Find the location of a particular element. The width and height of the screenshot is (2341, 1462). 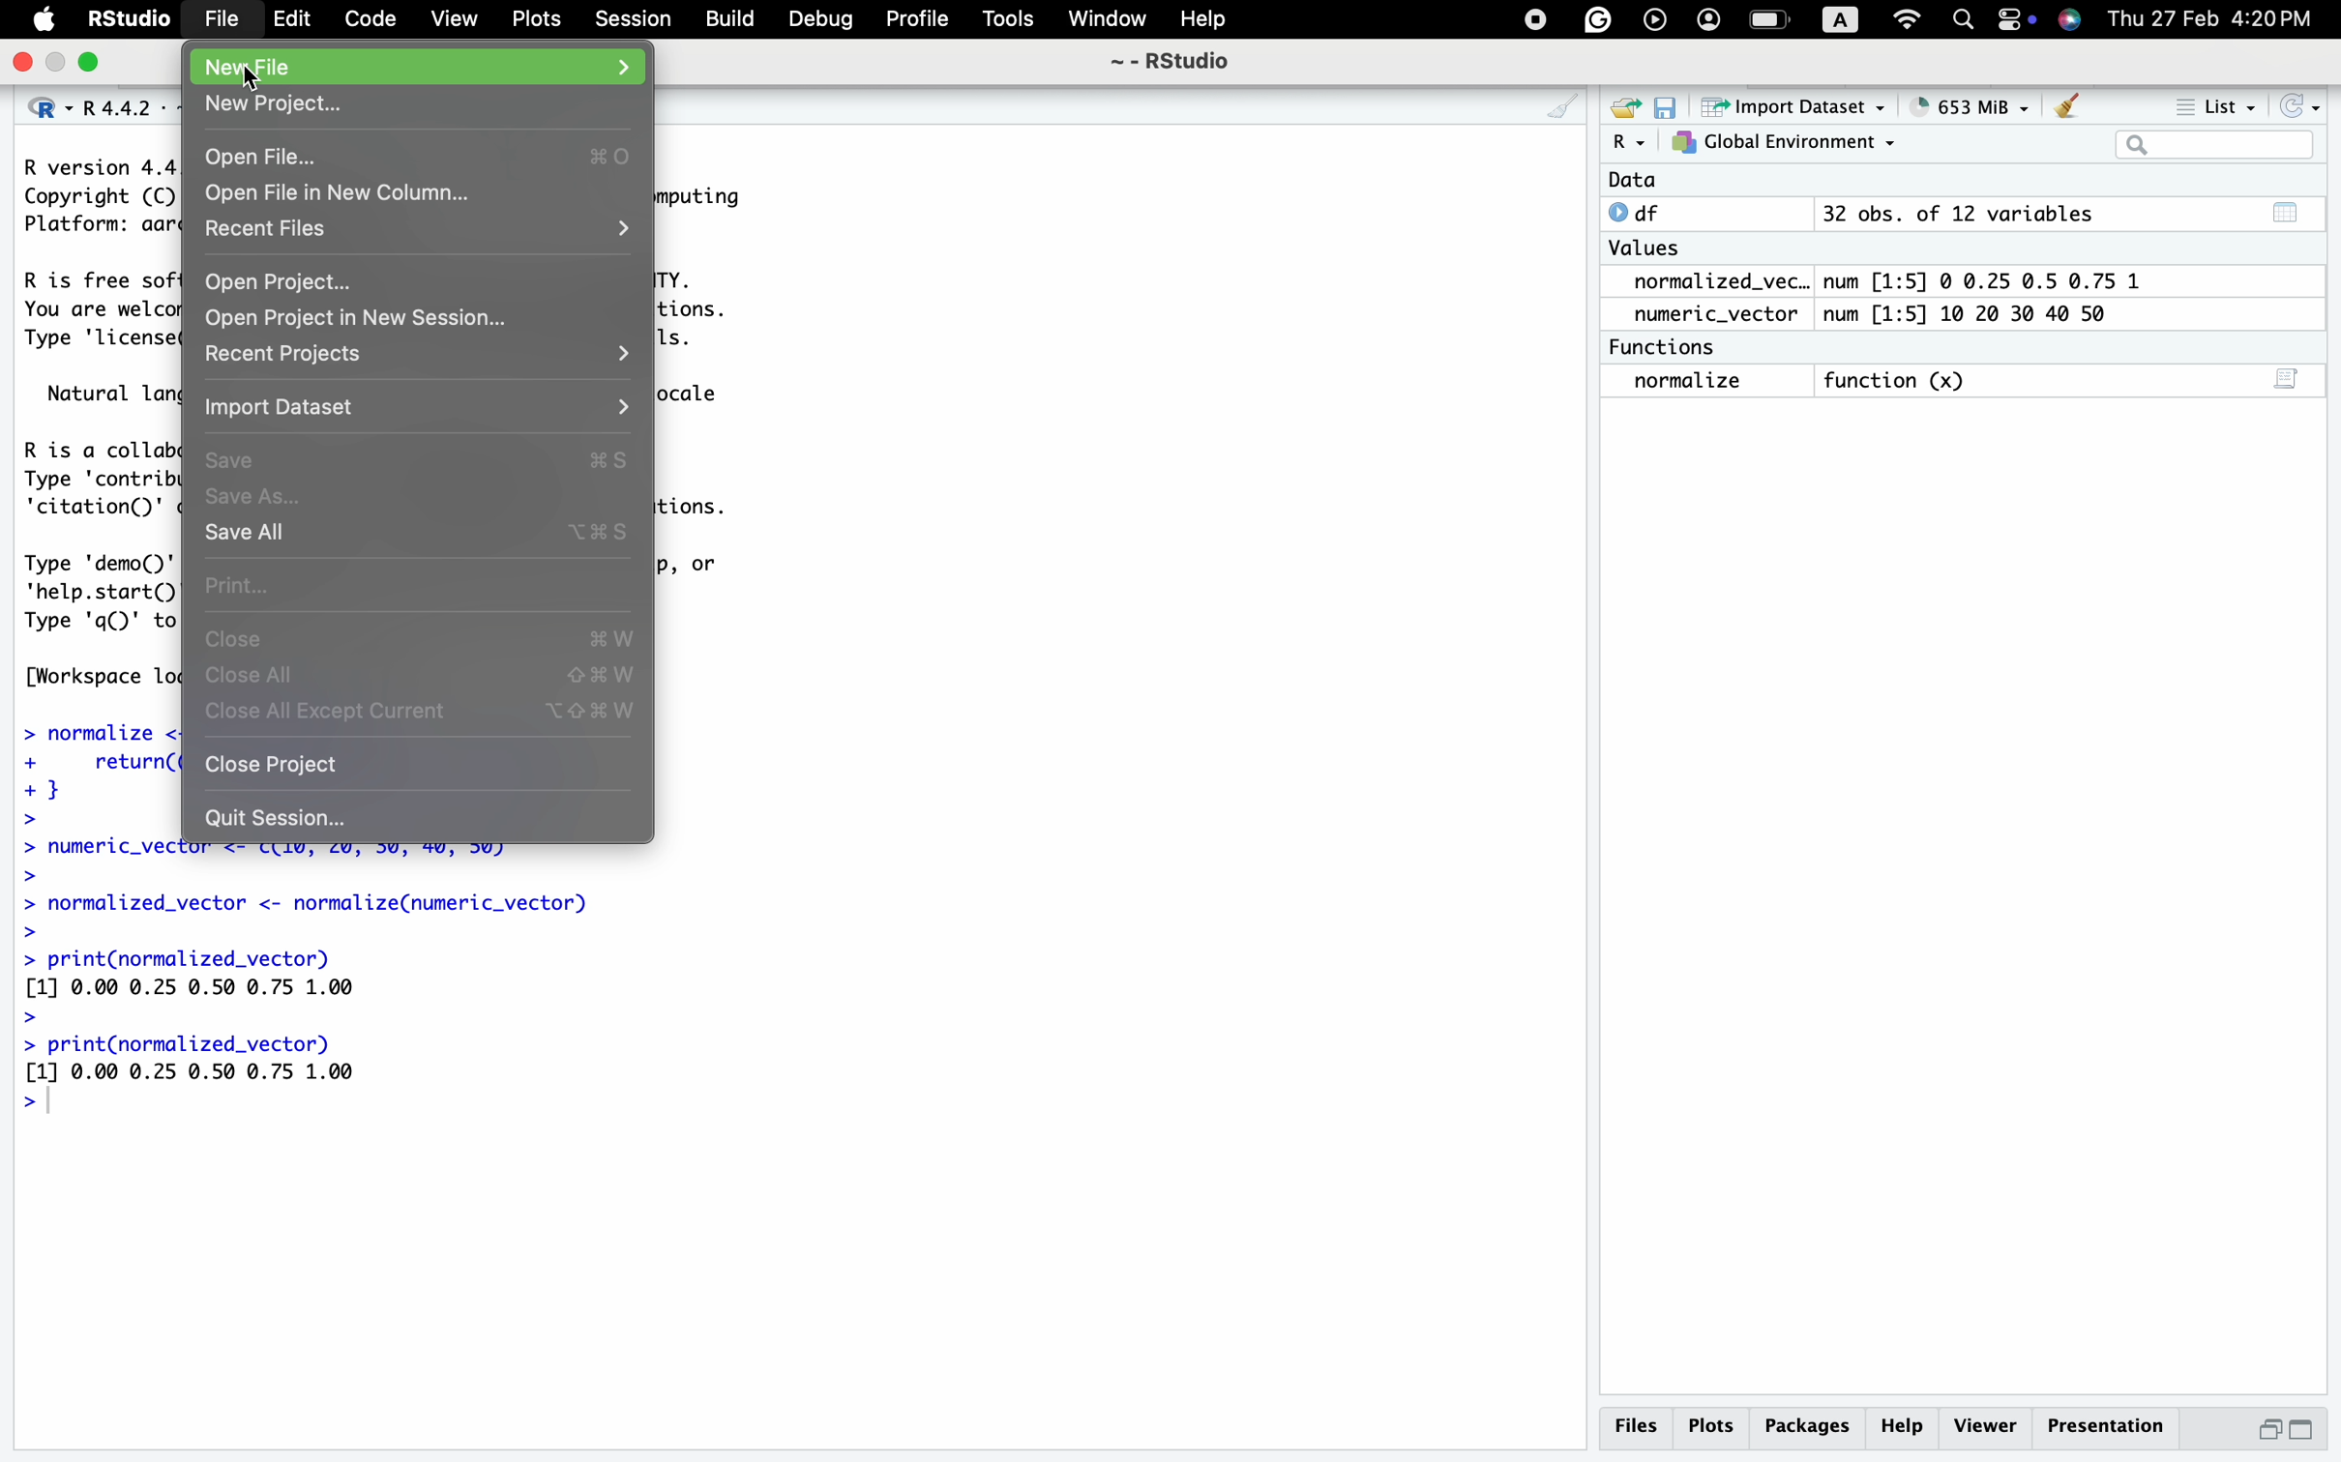

Packages is located at coordinates (1811, 1425).